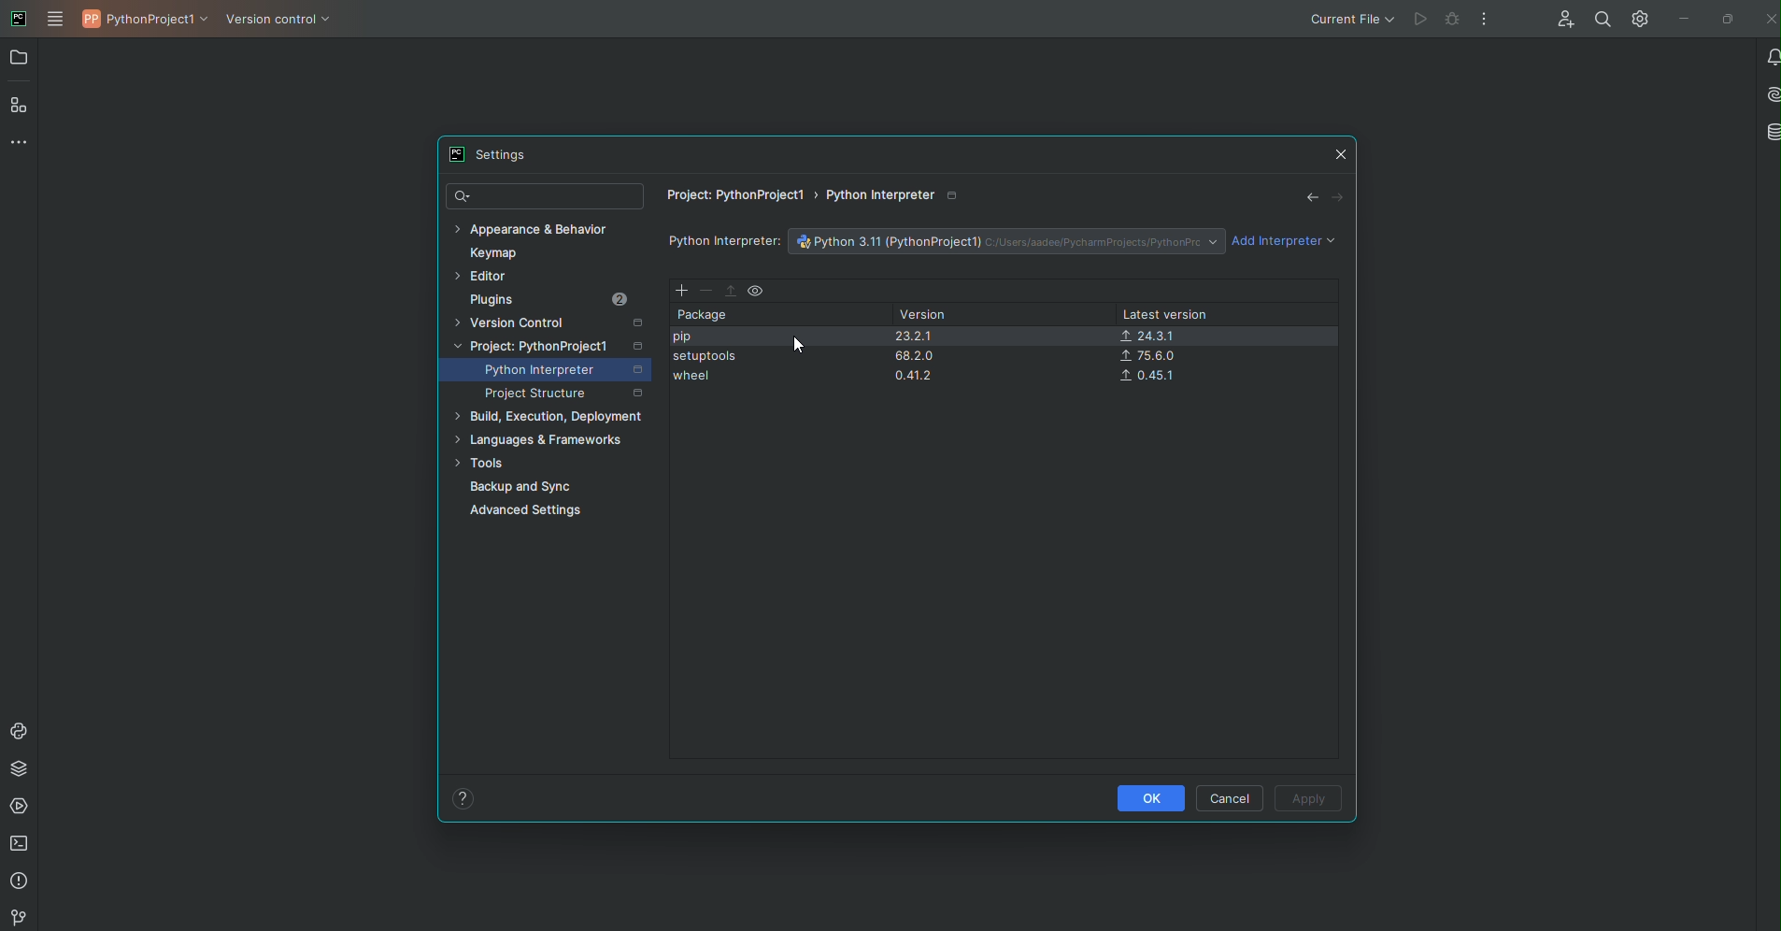 The height and width of the screenshot is (931, 1781). I want to click on Settings, so click(1639, 20).